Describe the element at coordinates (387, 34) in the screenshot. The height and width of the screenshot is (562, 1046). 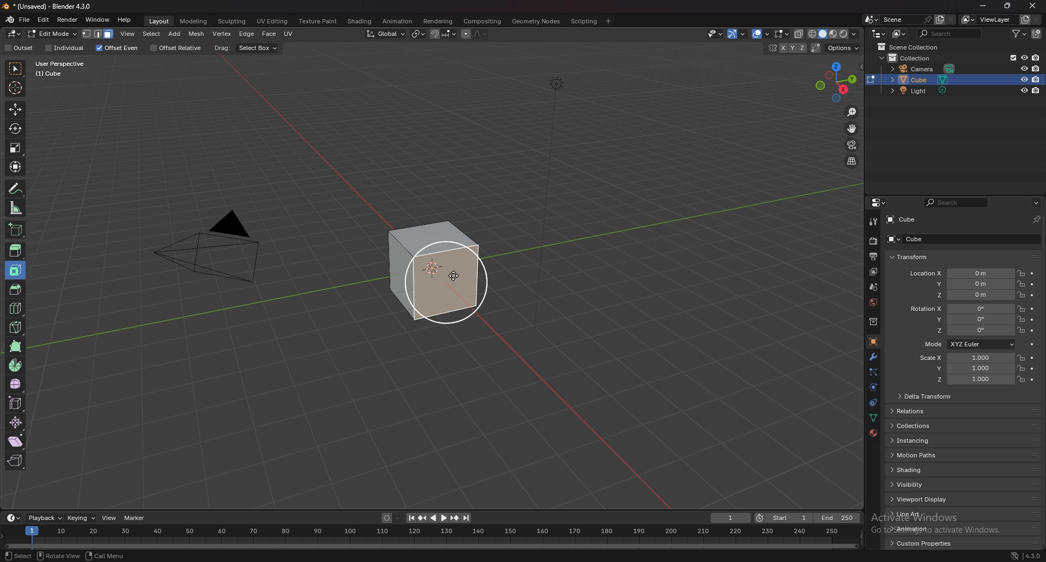
I see `transformation orientation` at that location.